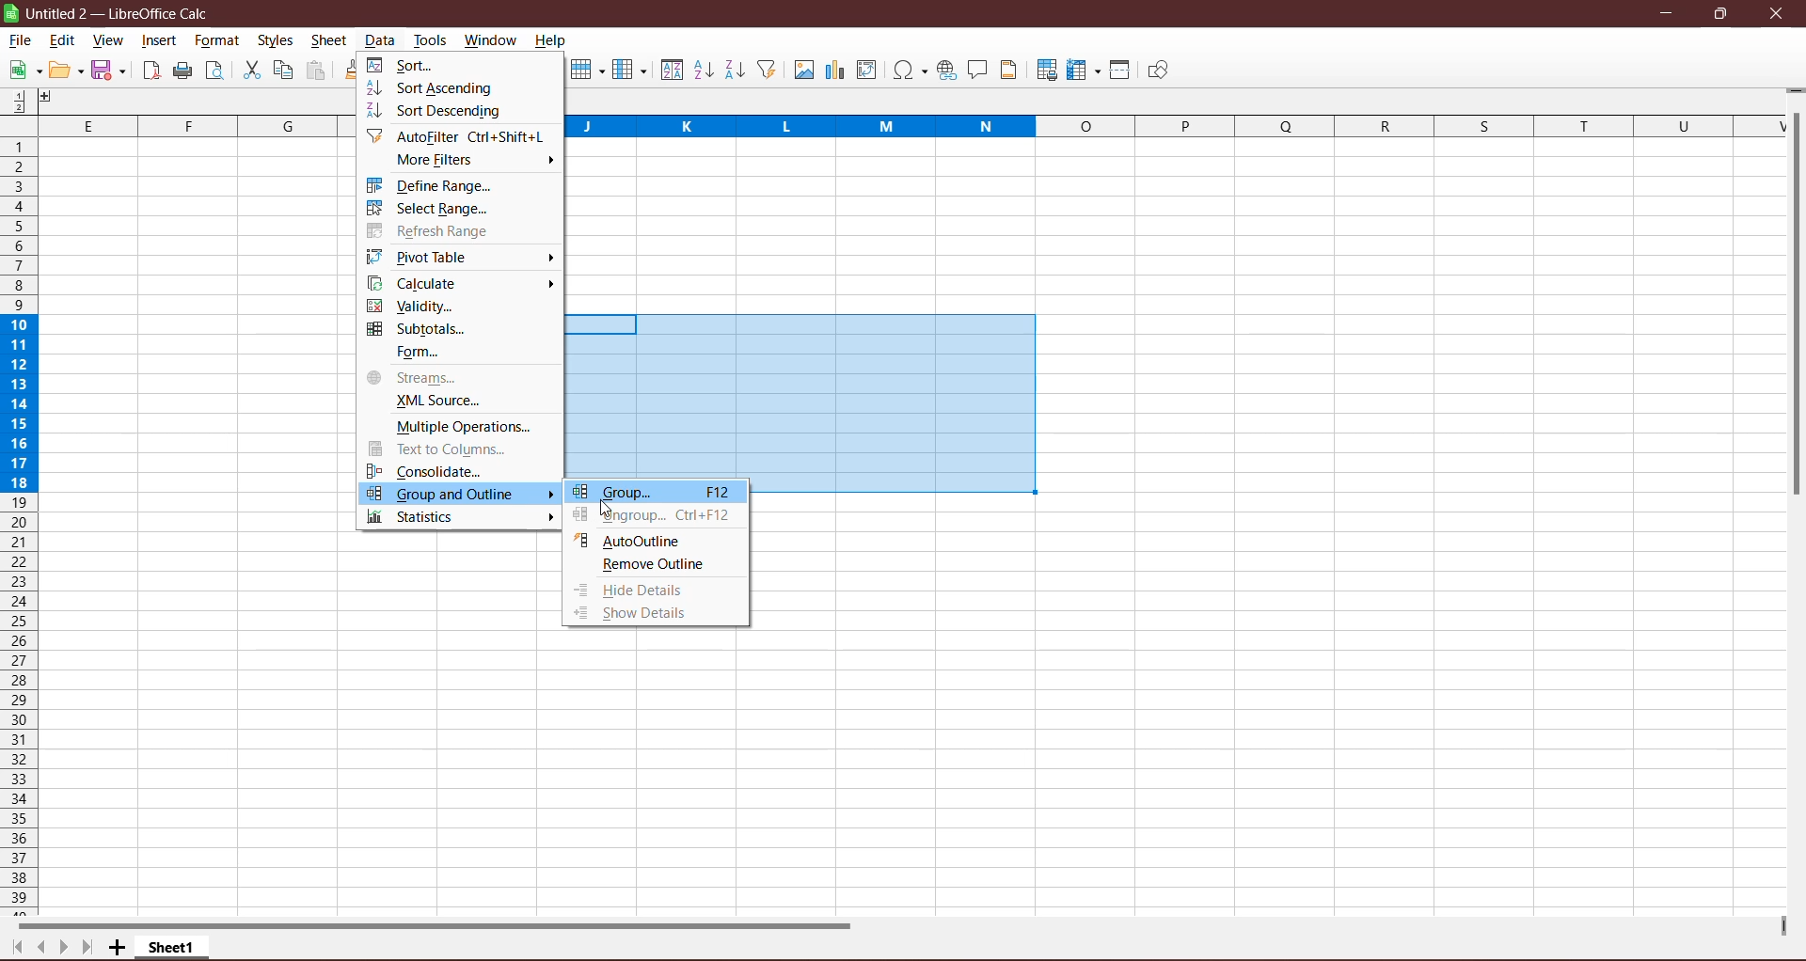  Describe the element at coordinates (946, 71) in the screenshot. I see `Insert Hyperlink` at that location.